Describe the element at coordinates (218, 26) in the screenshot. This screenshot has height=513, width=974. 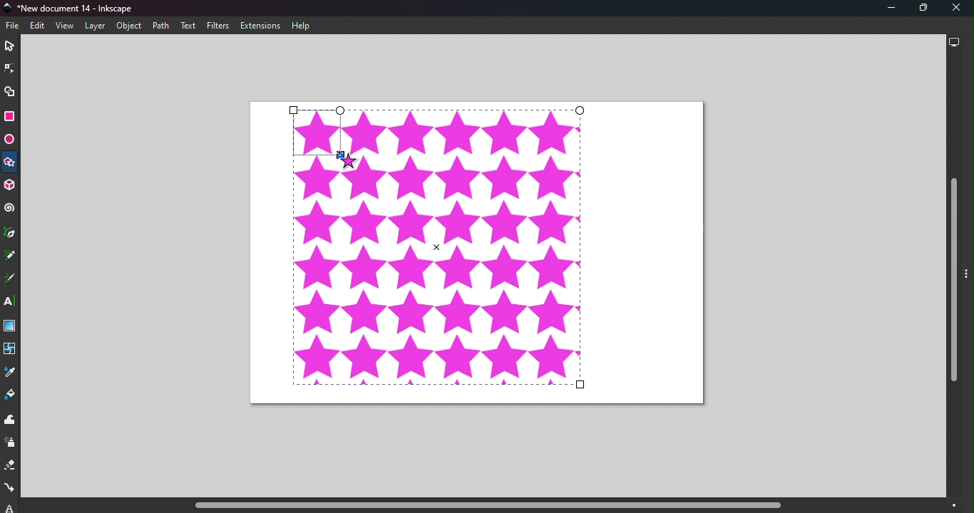
I see `Filters` at that location.